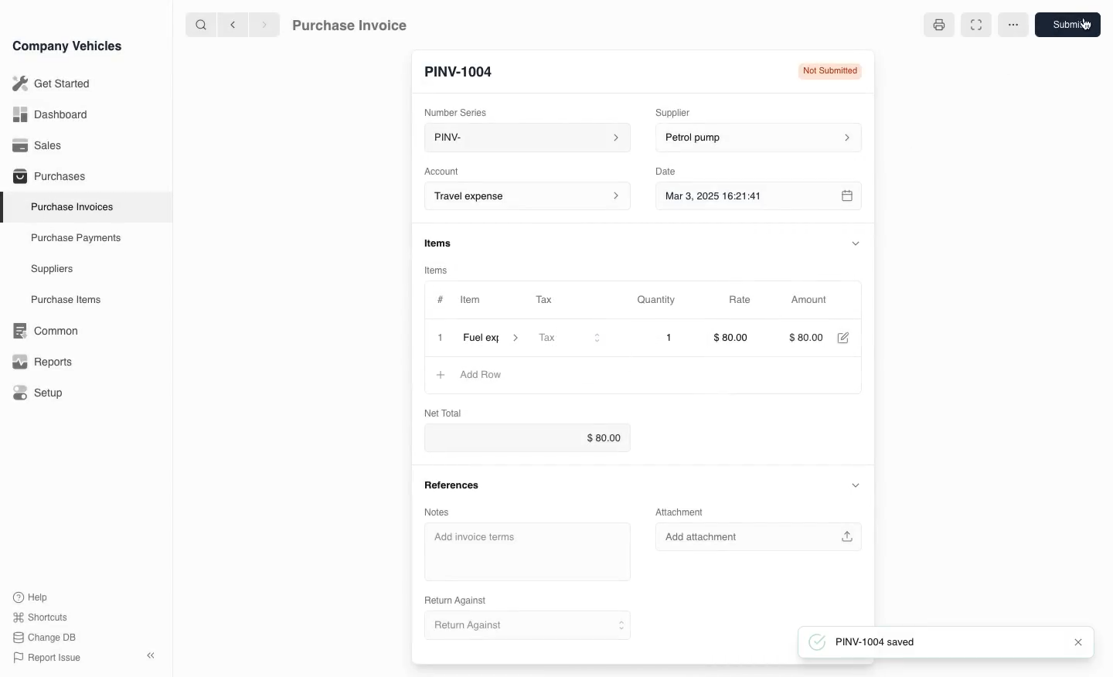 This screenshot has height=677, width=1113. What do you see at coordinates (43, 362) in the screenshot?
I see `Reports` at bounding box center [43, 362].